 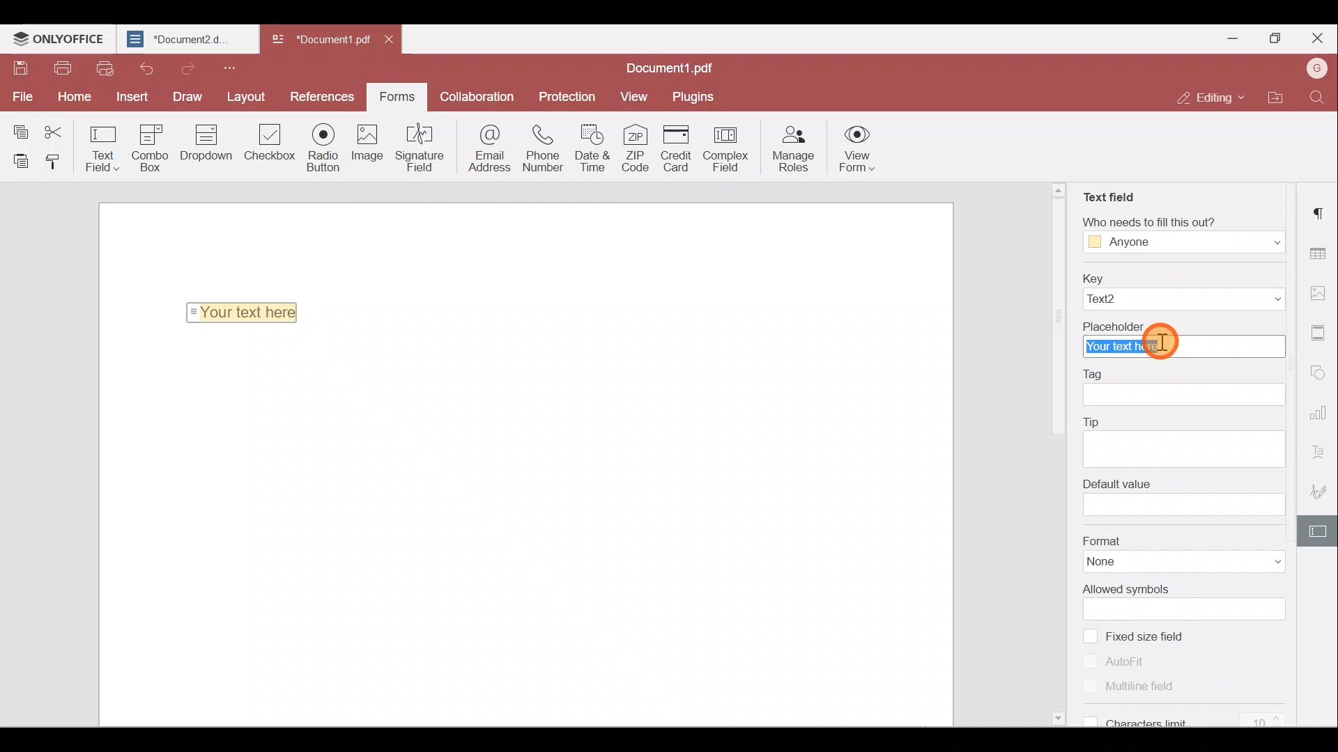 I want to click on Who needs to fill this out?, so click(x=1176, y=219).